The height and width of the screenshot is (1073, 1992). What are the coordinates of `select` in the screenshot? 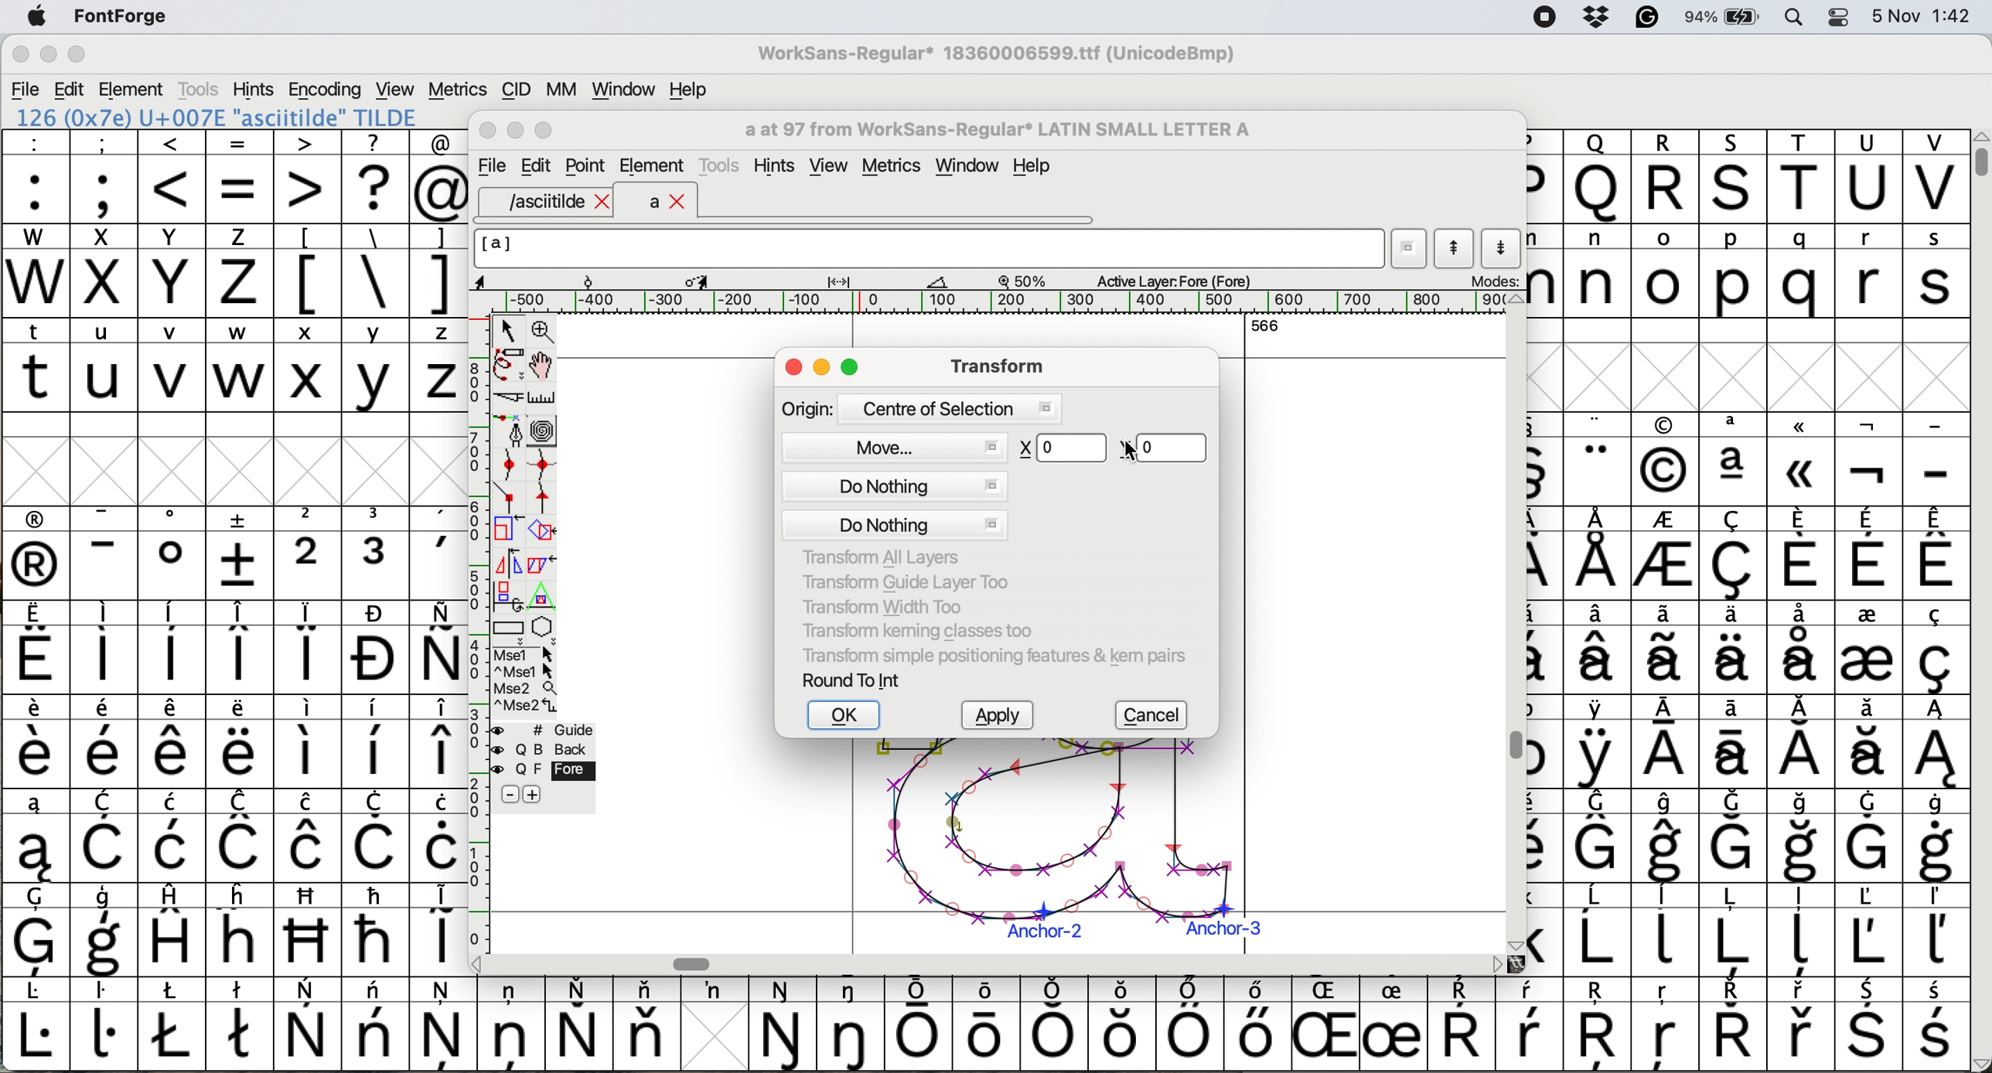 It's located at (510, 328).